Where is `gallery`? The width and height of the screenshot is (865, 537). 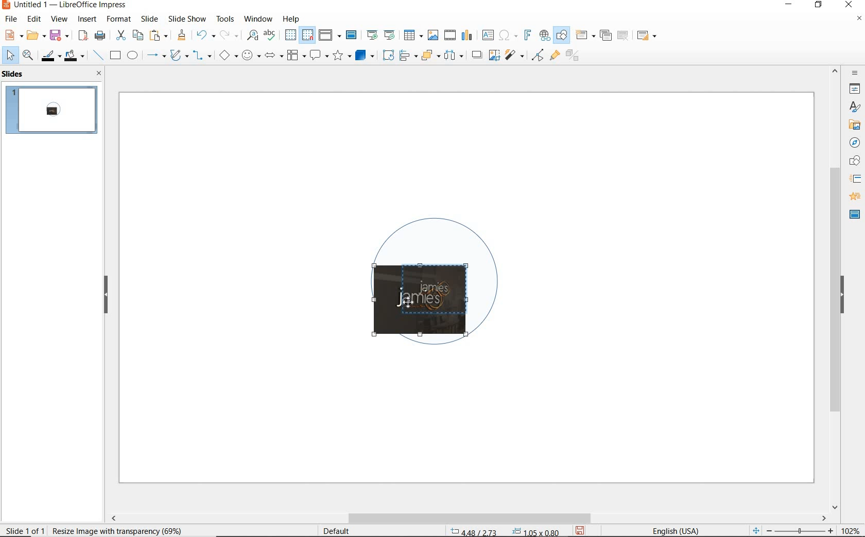
gallery is located at coordinates (853, 124).